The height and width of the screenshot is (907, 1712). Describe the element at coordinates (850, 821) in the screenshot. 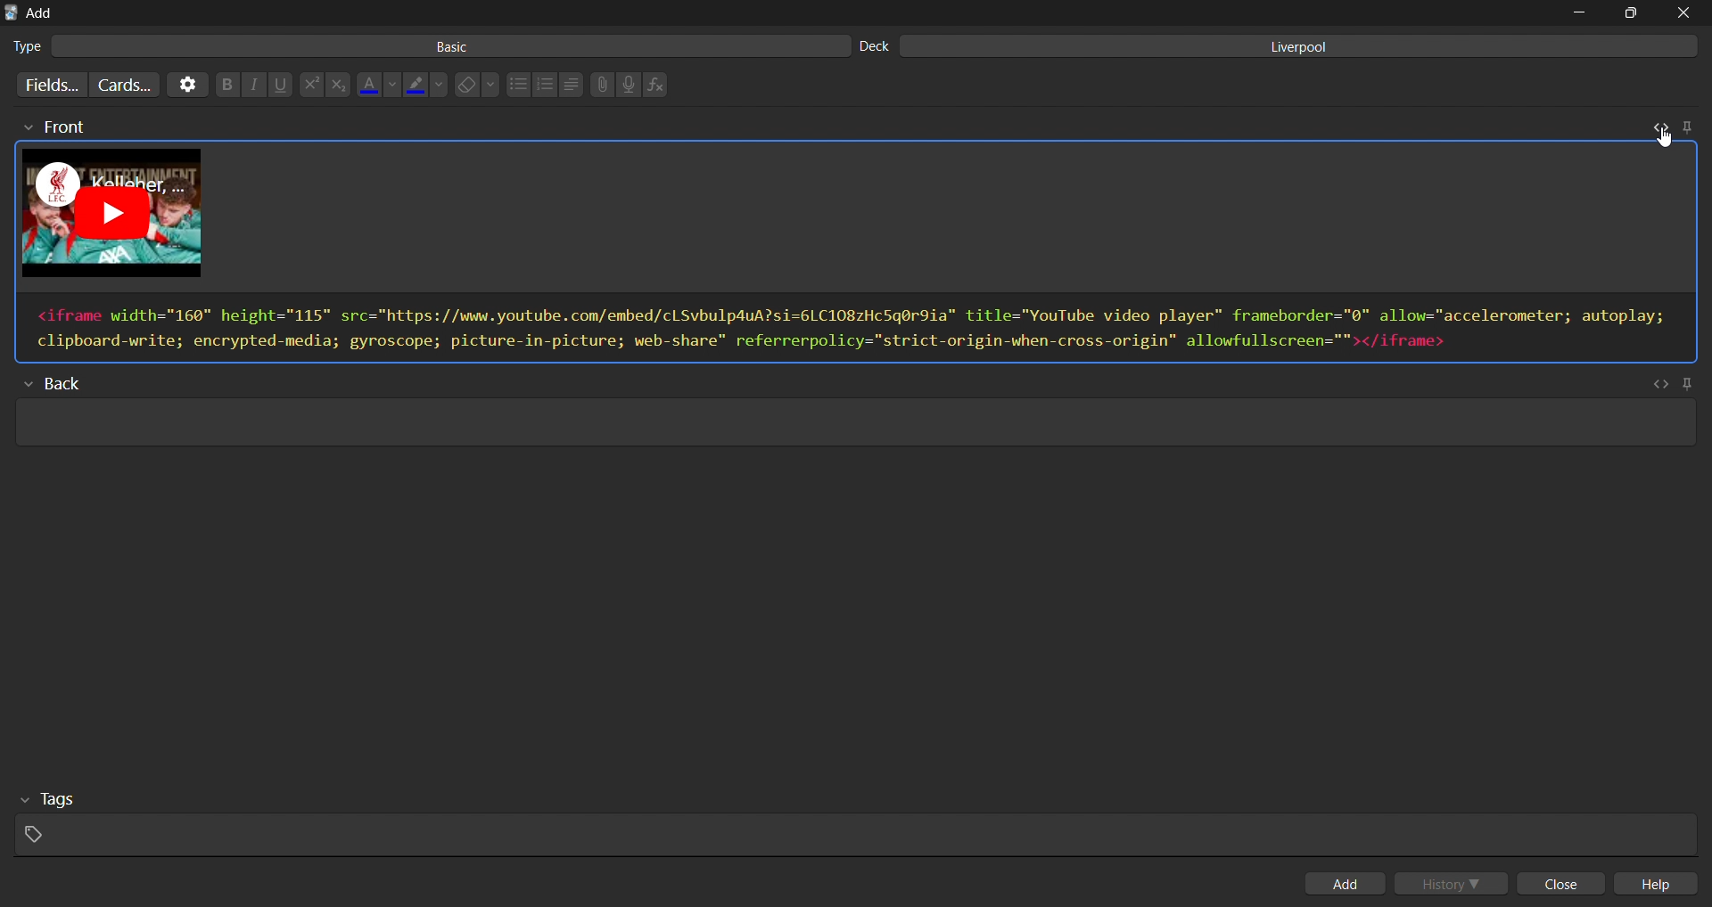

I see `tags input field` at that location.